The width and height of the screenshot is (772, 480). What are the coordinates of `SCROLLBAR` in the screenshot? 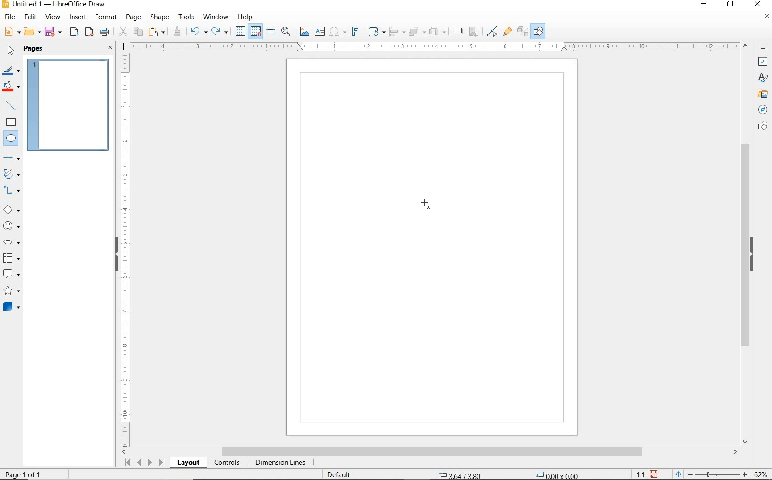 It's located at (745, 244).